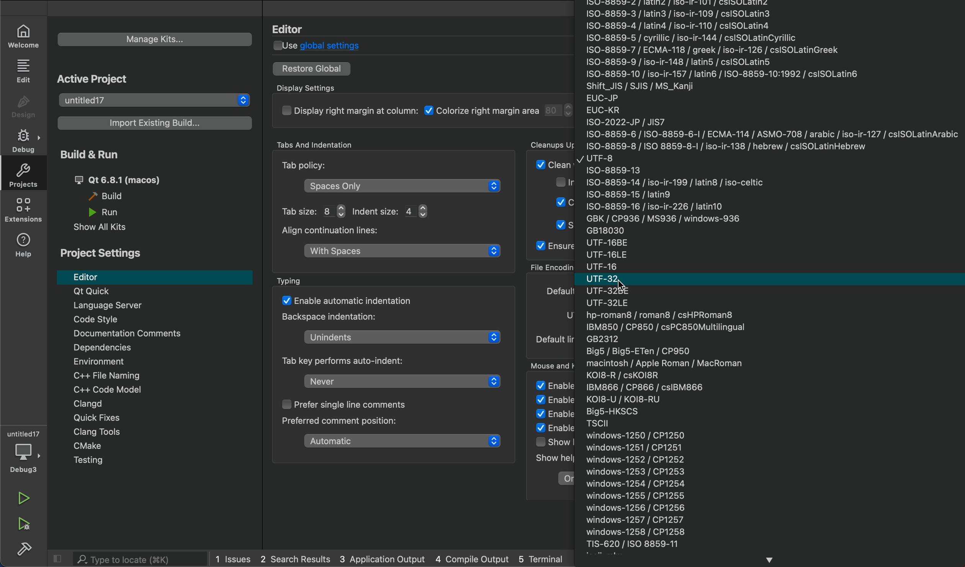 The height and width of the screenshot is (567, 965). I want to click on run and build, so click(26, 525).